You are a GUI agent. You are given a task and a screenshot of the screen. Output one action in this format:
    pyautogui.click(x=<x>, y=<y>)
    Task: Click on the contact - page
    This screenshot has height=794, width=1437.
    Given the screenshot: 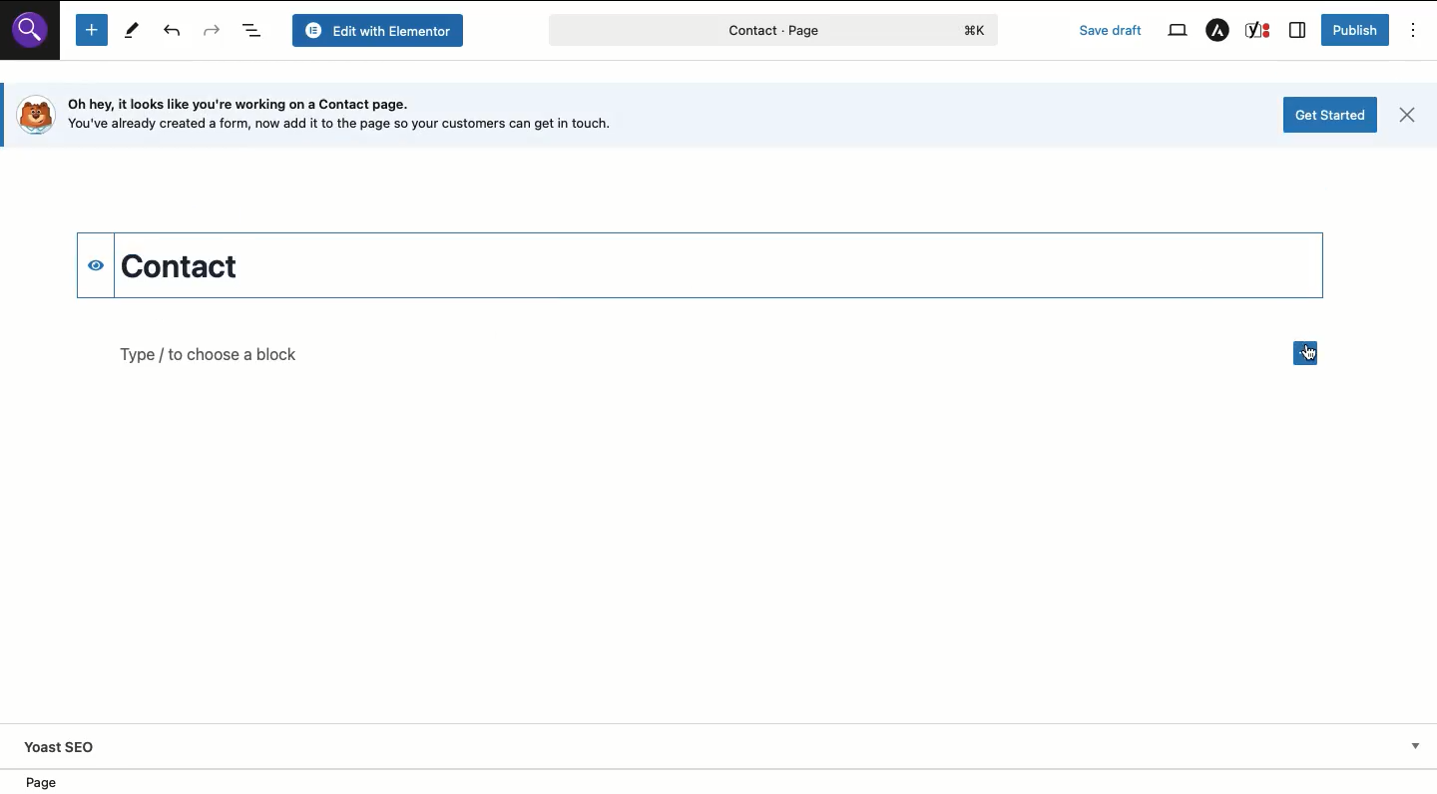 What is the action you would take?
    pyautogui.click(x=705, y=34)
    